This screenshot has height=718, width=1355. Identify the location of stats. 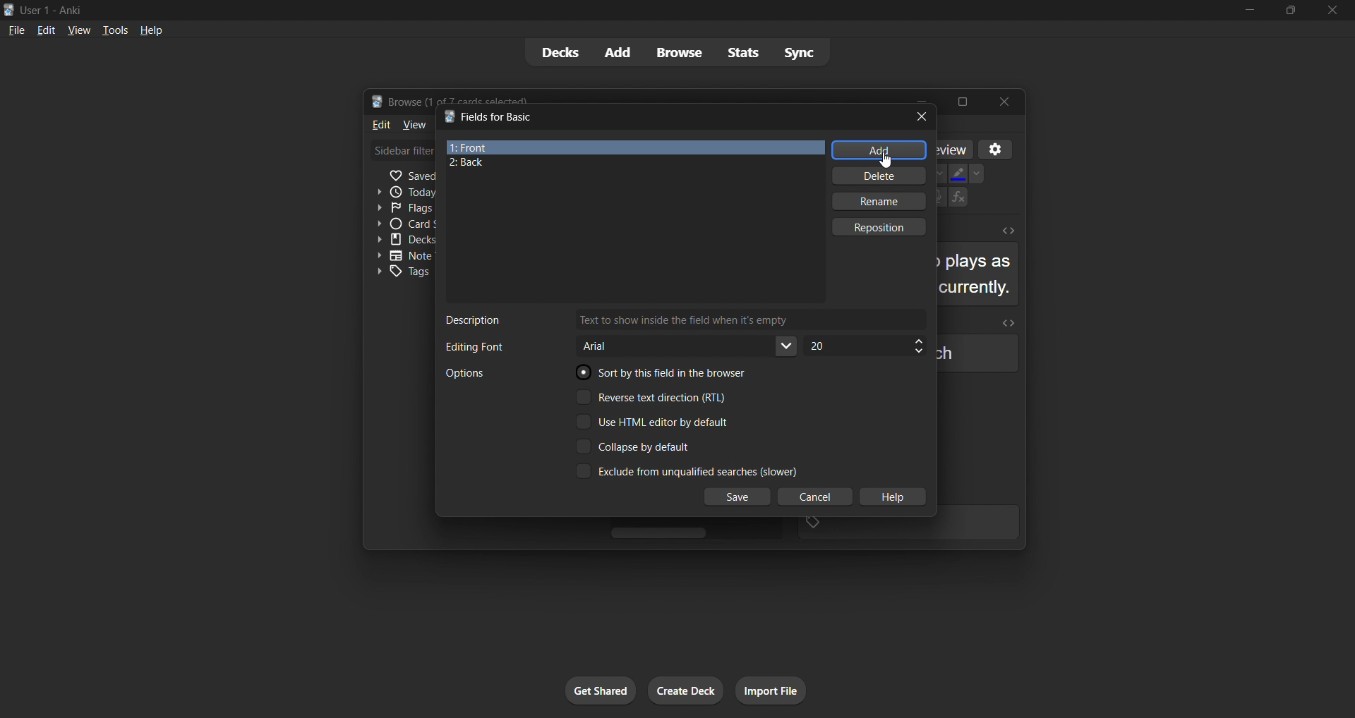
(742, 54).